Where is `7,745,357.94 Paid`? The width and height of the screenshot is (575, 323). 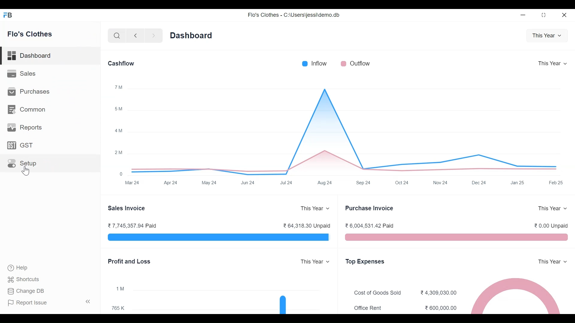
7,745,357.94 Paid is located at coordinates (135, 226).